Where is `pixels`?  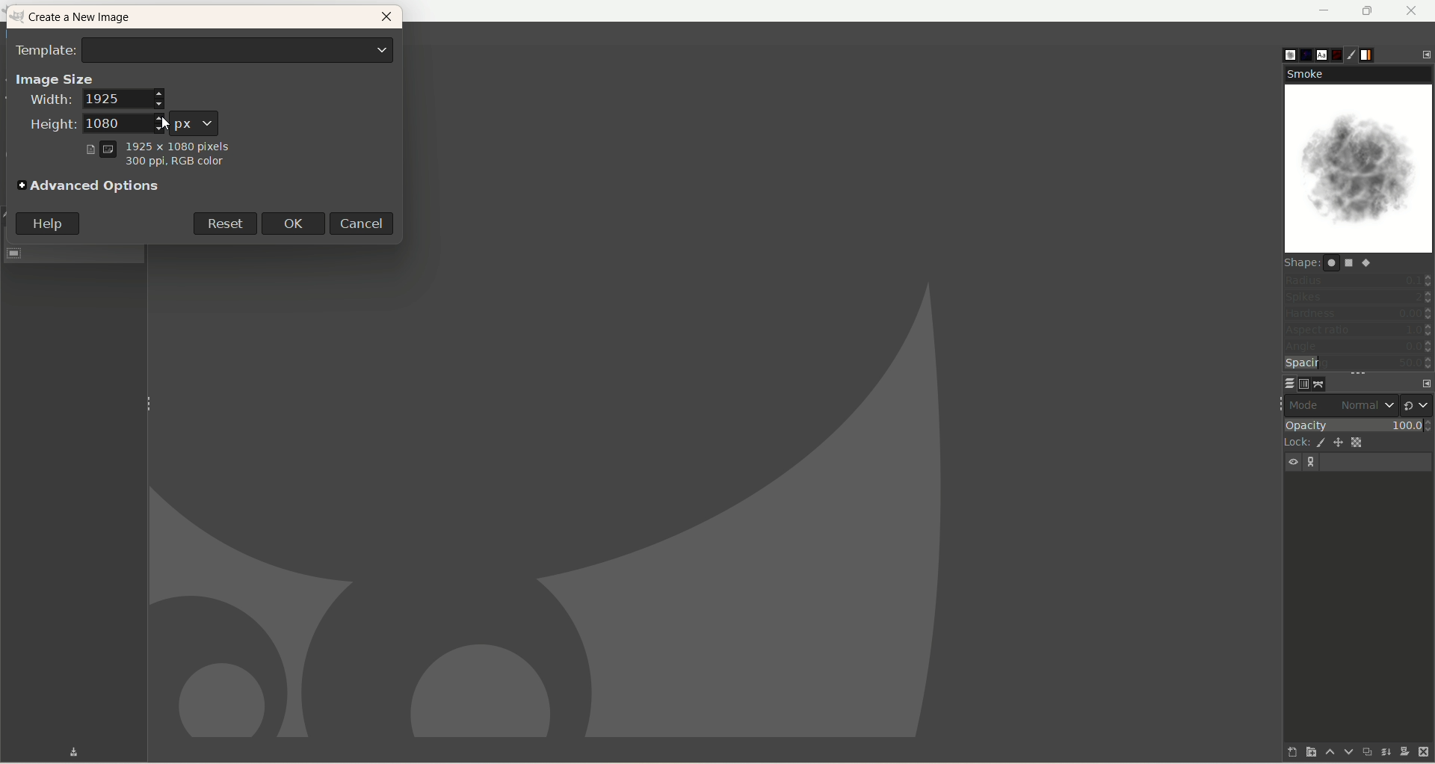 pixels is located at coordinates (158, 144).